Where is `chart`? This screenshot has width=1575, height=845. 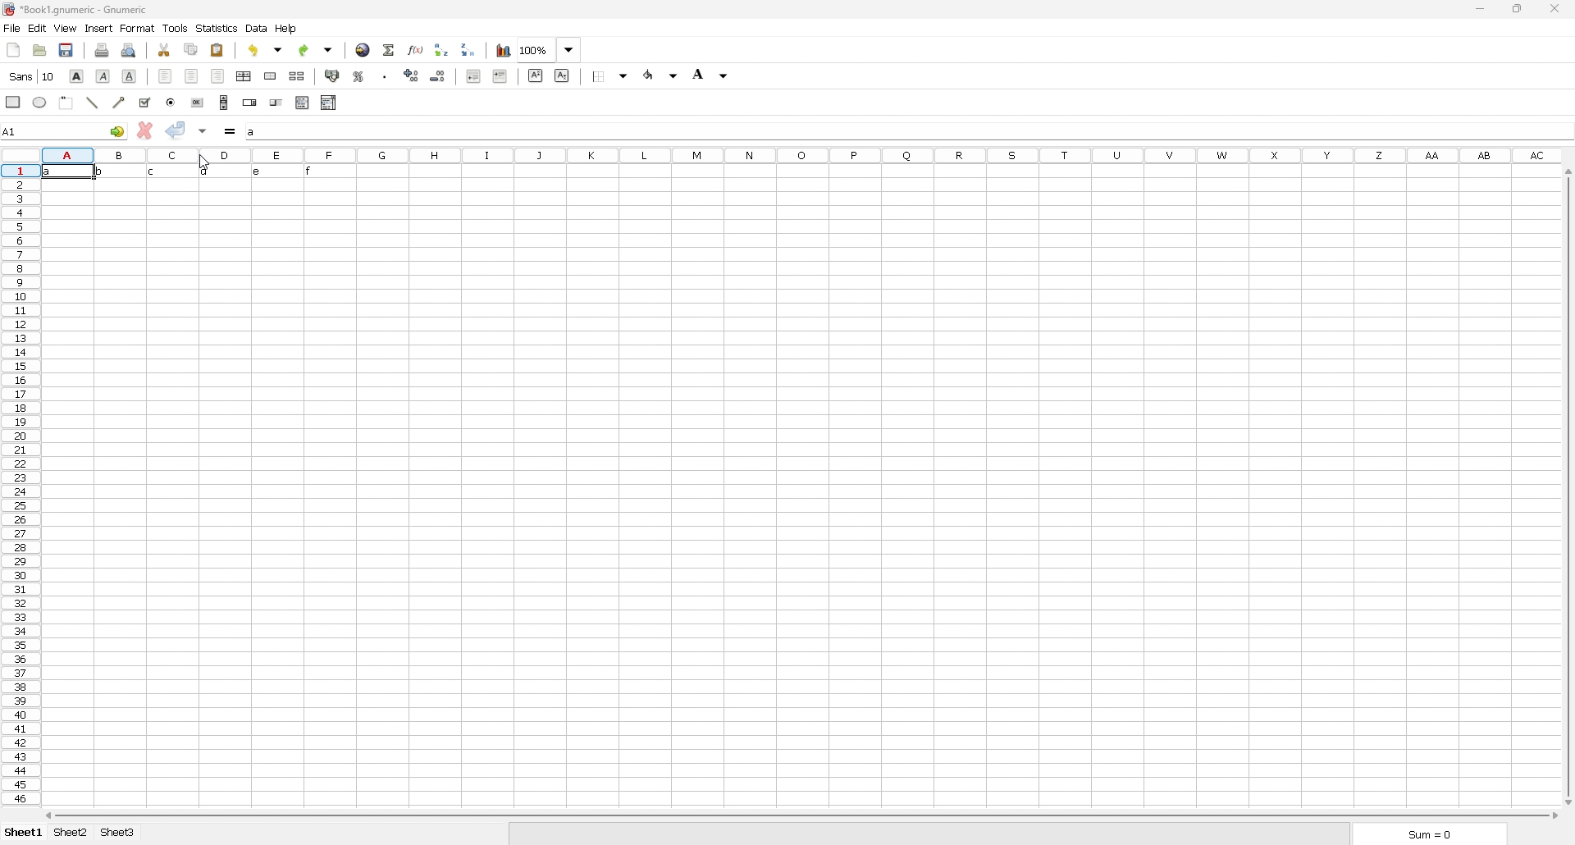
chart is located at coordinates (502, 50).